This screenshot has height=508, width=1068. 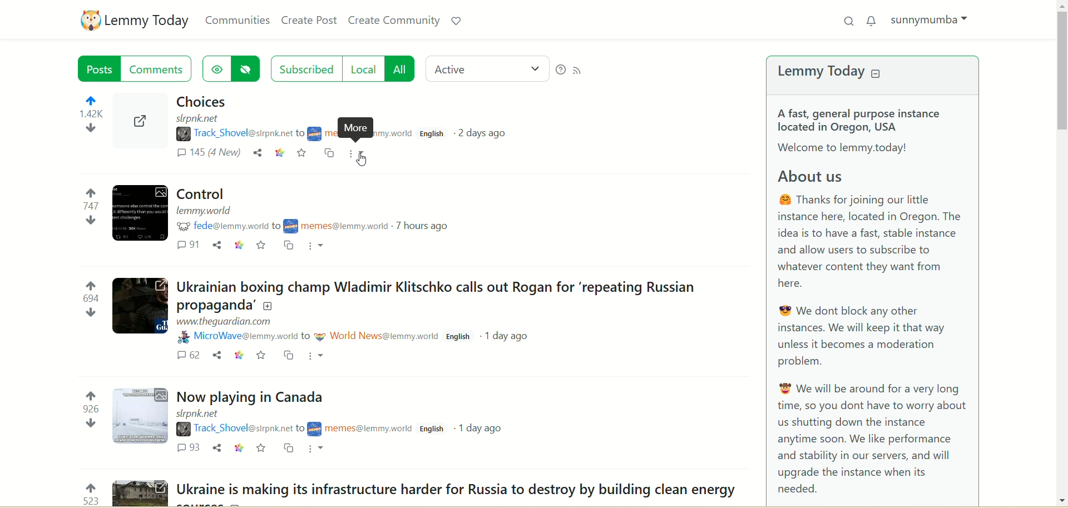 What do you see at coordinates (135, 19) in the screenshot?
I see `lemmy today logo and name` at bounding box center [135, 19].